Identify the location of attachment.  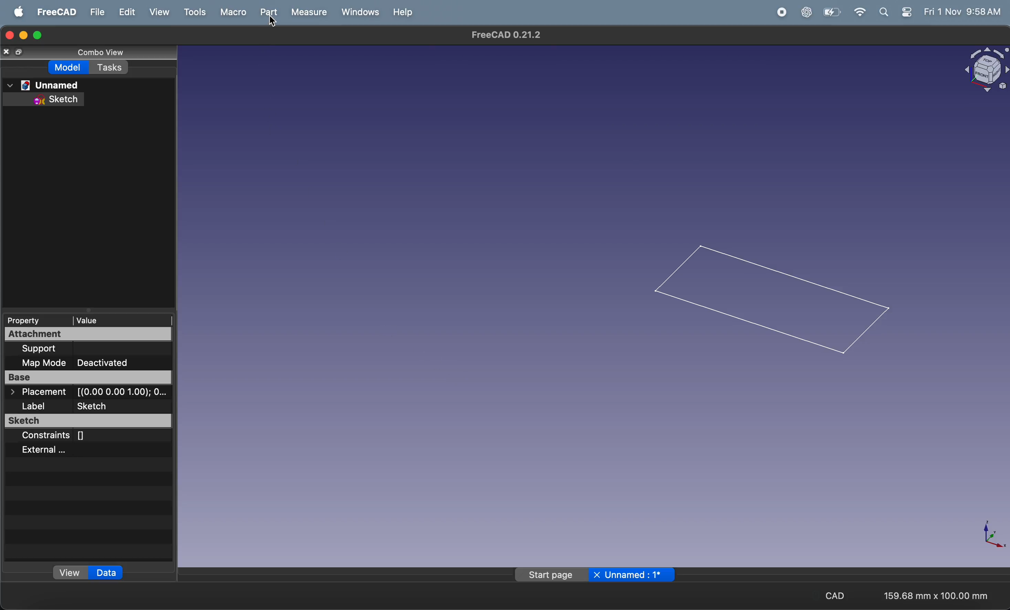
(55, 335).